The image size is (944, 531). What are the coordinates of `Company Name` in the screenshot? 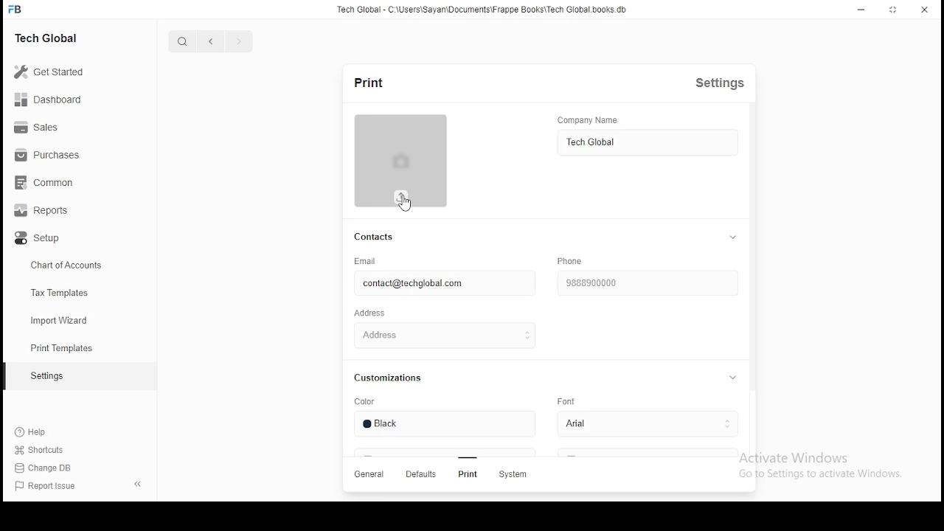 It's located at (611, 120).